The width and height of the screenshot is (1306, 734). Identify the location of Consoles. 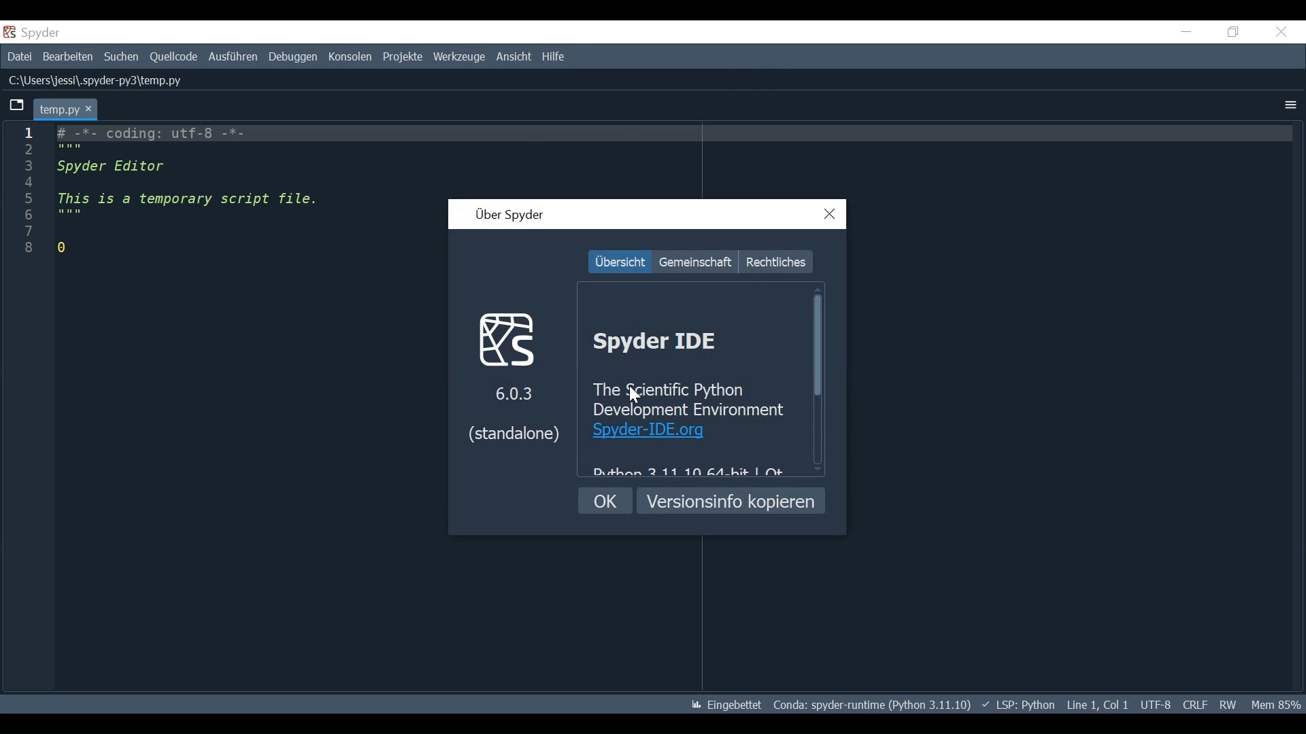
(349, 58).